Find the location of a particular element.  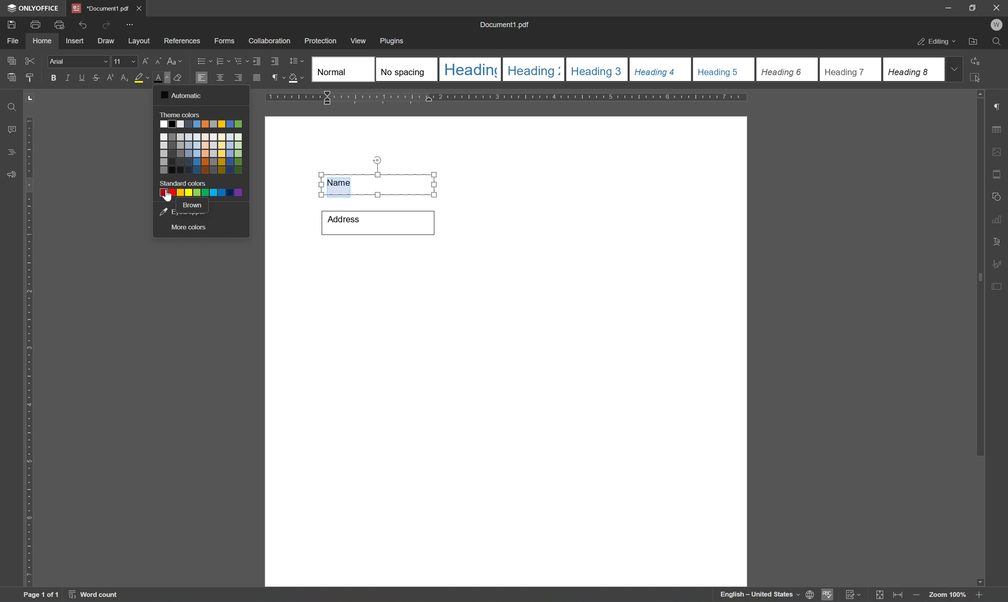

zoom 100% is located at coordinates (947, 594).